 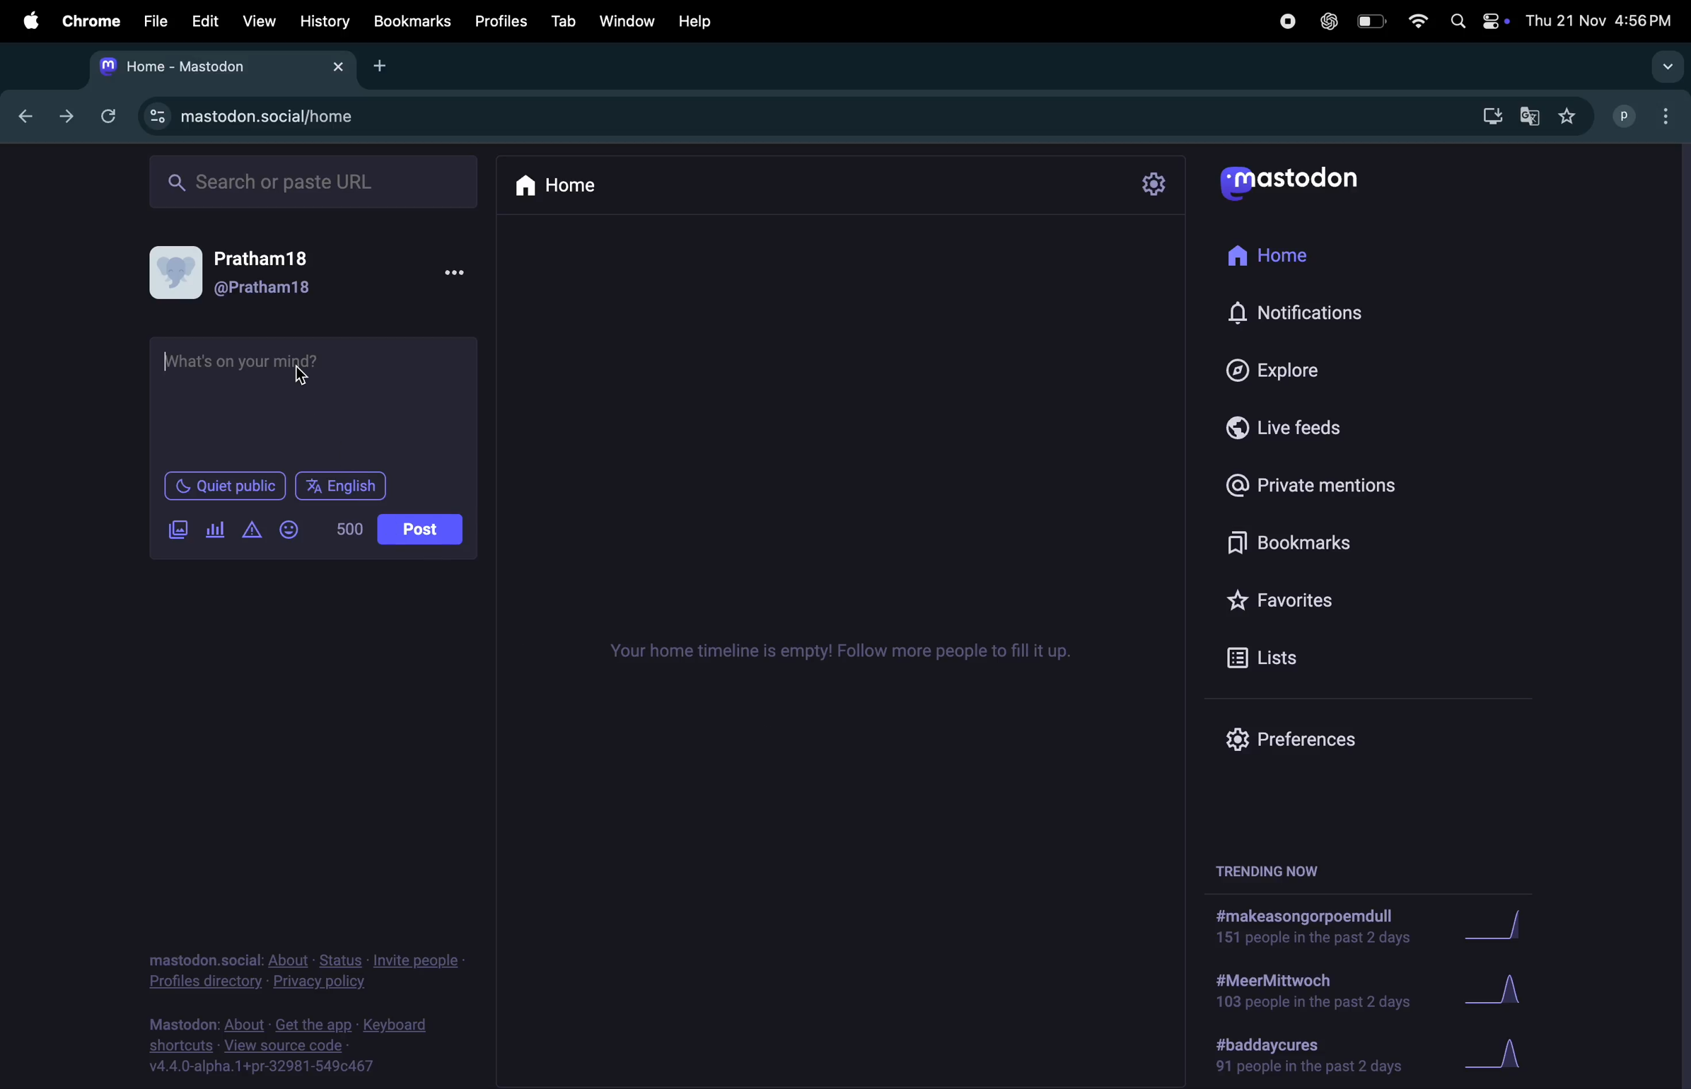 I want to click on bookmarks, so click(x=1295, y=547).